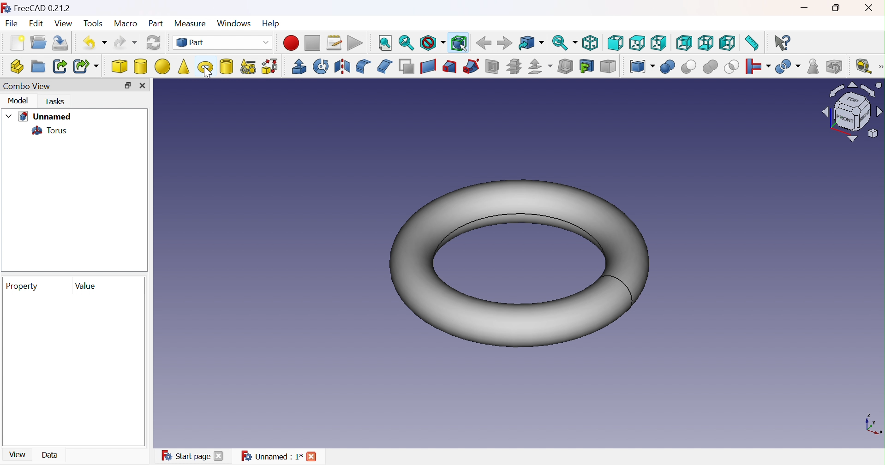 This screenshot has width=885, height=465. What do you see at coordinates (706, 43) in the screenshot?
I see `Bottom` at bounding box center [706, 43].